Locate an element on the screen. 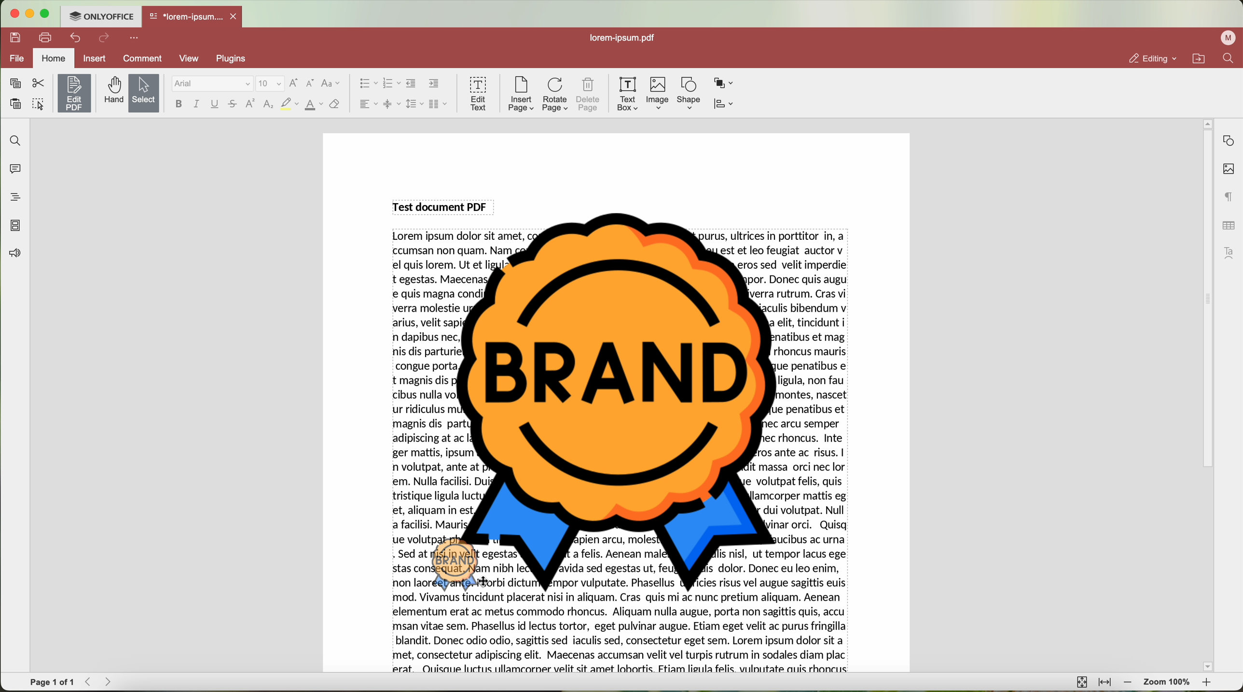 The image size is (1243, 692). hand is located at coordinates (112, 90).